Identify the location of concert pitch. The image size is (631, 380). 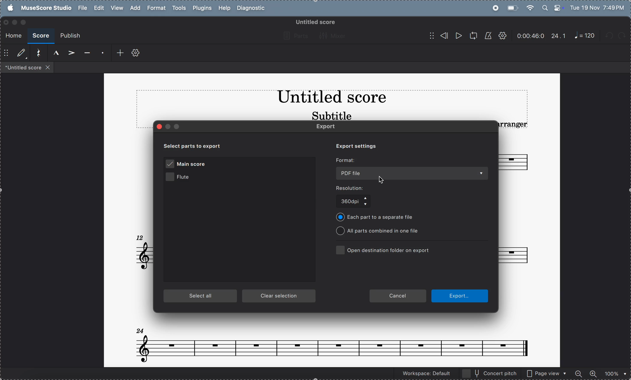
(490, 373).